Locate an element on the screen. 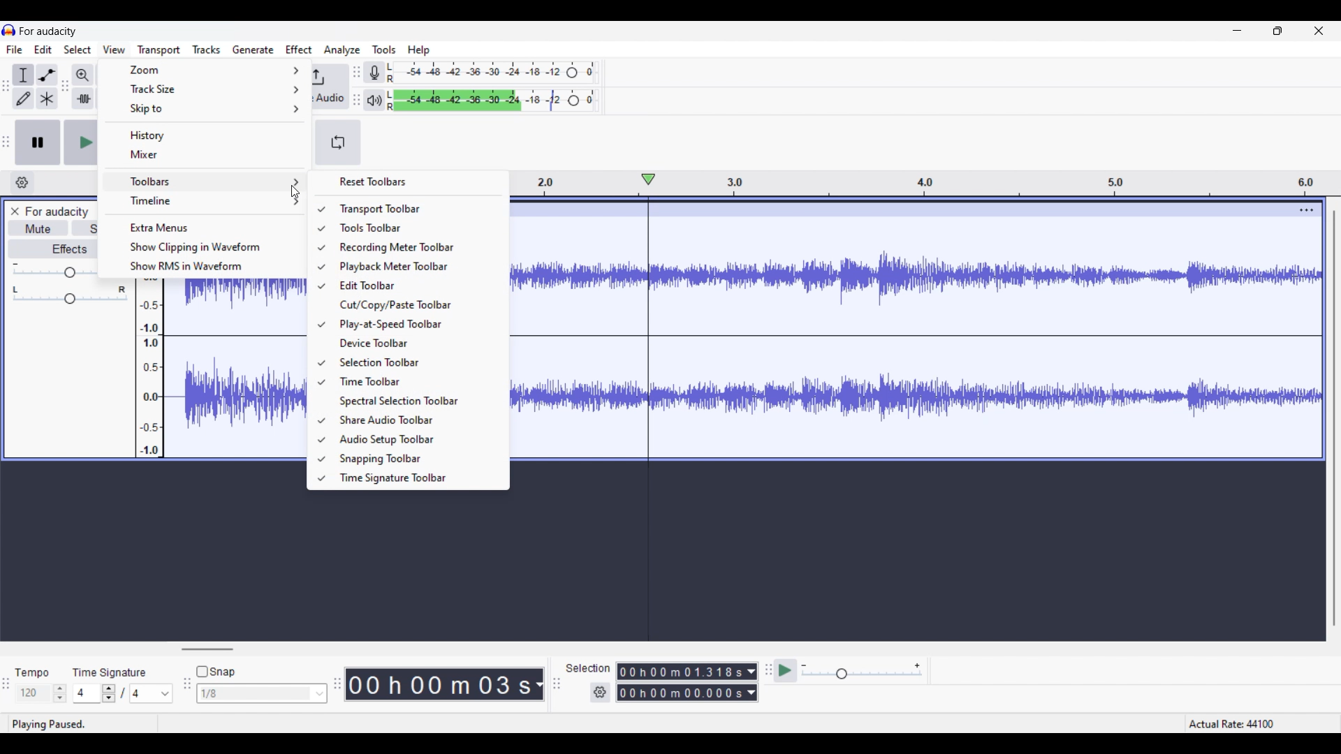 This screenshot has height=754, width=1341. Toolbar options is located at coordinates (205, 182).